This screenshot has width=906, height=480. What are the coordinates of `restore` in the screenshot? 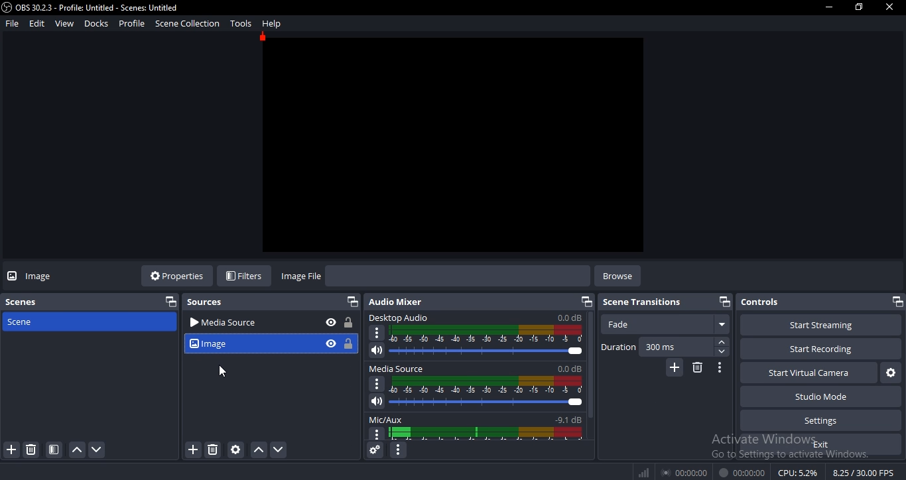 It's located at (350, 301).